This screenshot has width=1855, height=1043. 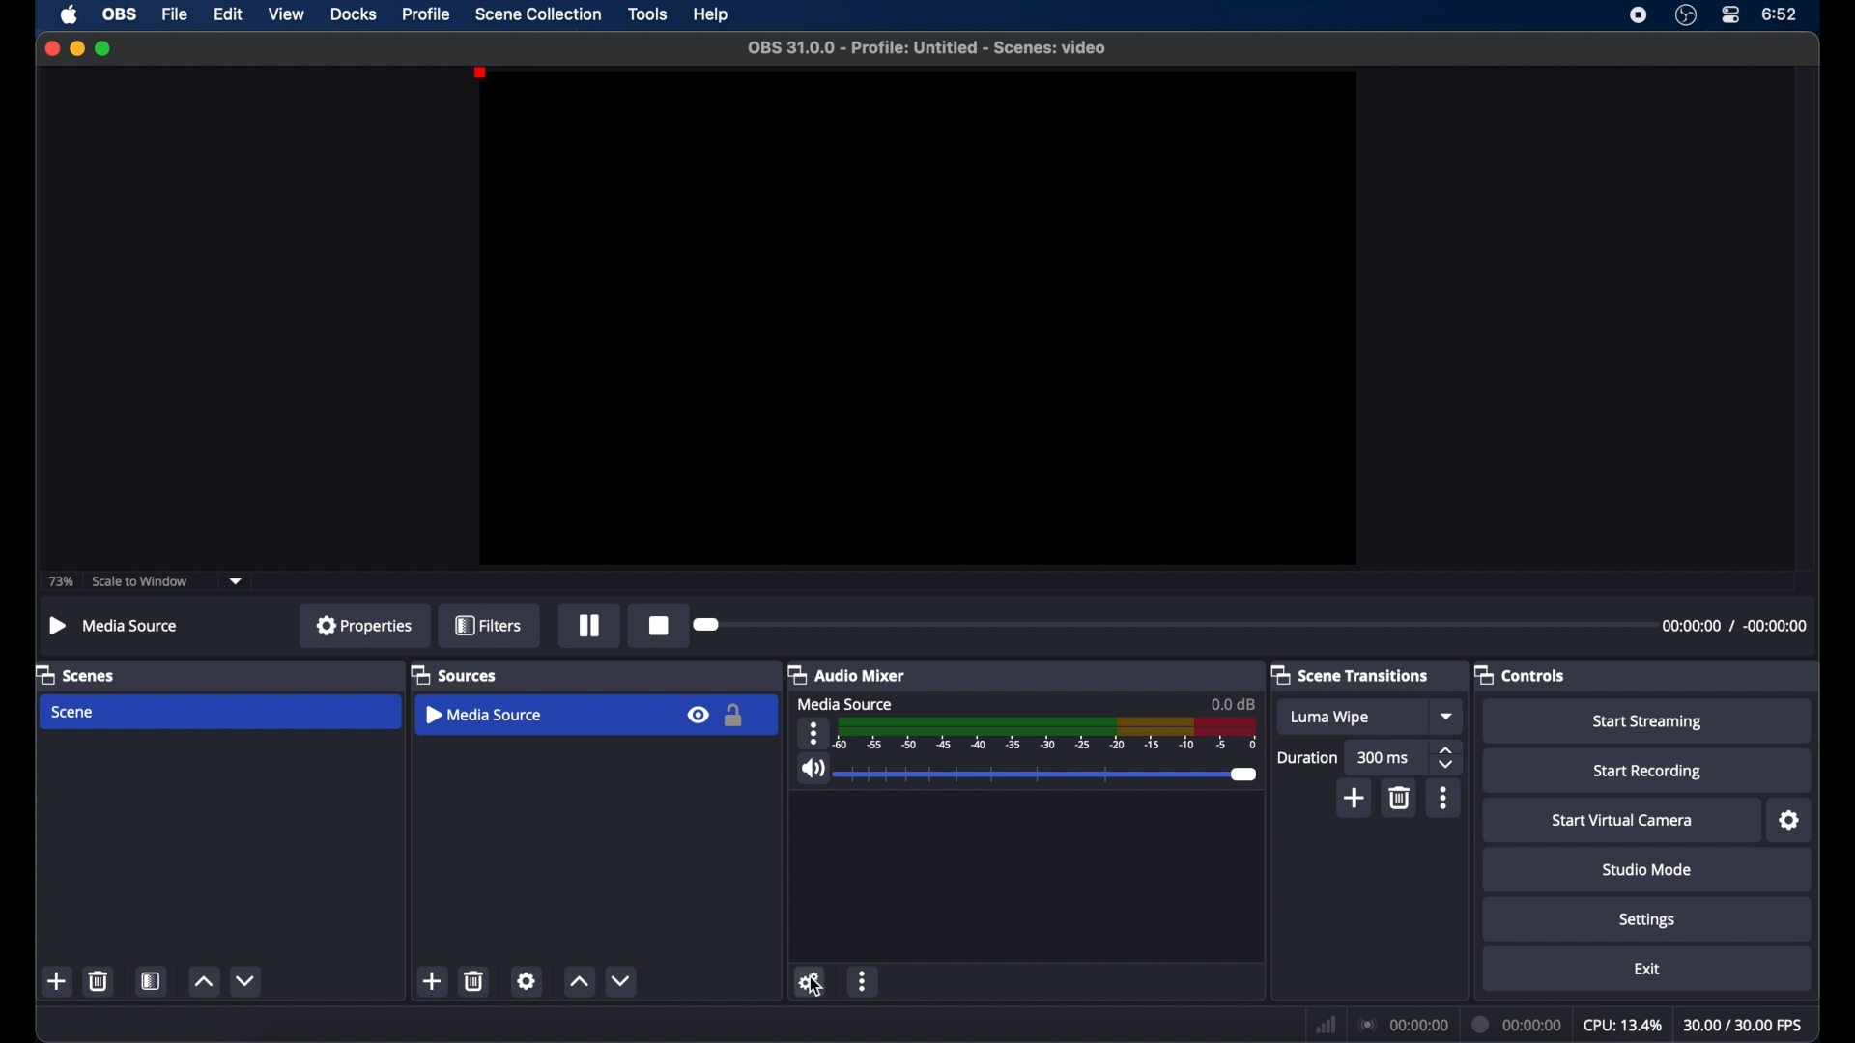 What do you see at coordinates (1401, 799) in the screenshot?
I see `delete` at bounding box center [1401, 799].